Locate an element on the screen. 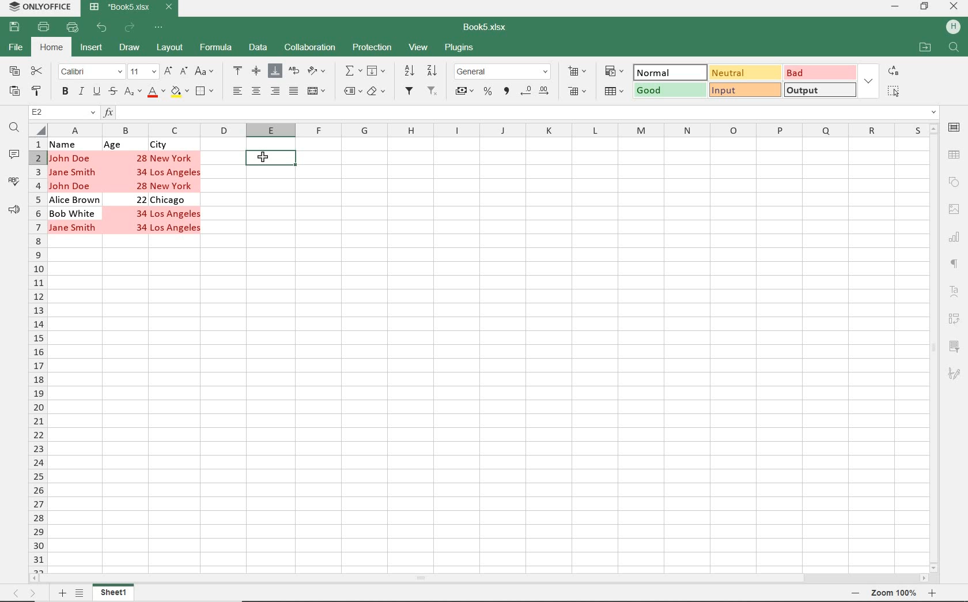 The image size is (968, 602). ZOOM OUT OR ZOOM IN is located at coordinates (898, 594).